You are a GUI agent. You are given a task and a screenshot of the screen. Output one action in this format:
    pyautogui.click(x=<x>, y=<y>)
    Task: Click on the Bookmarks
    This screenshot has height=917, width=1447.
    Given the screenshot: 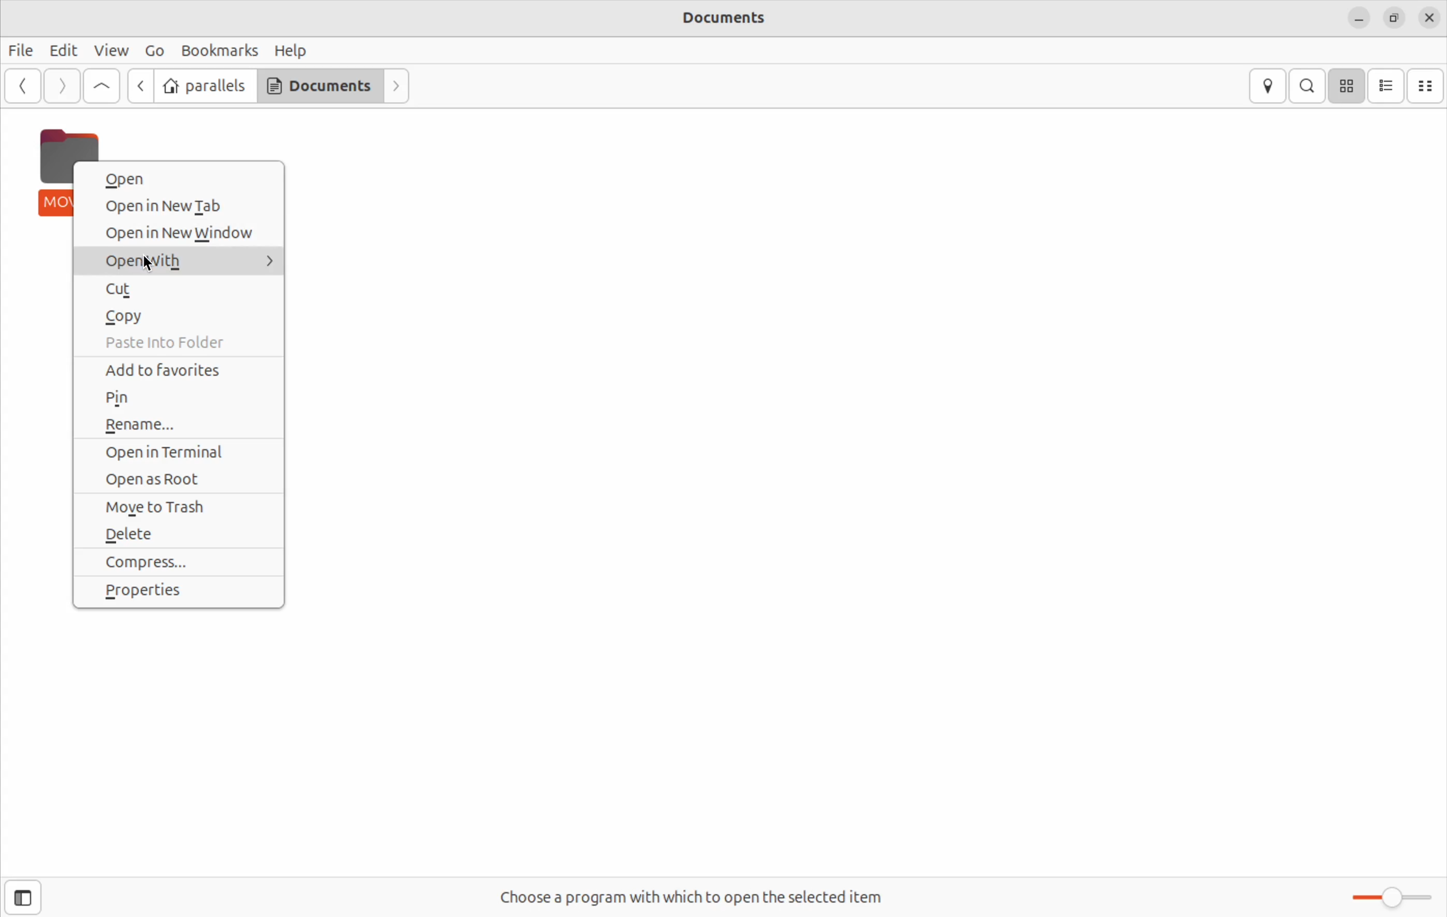 What is the action you would take?
    pyautogui.click(x=219, y=50)
    